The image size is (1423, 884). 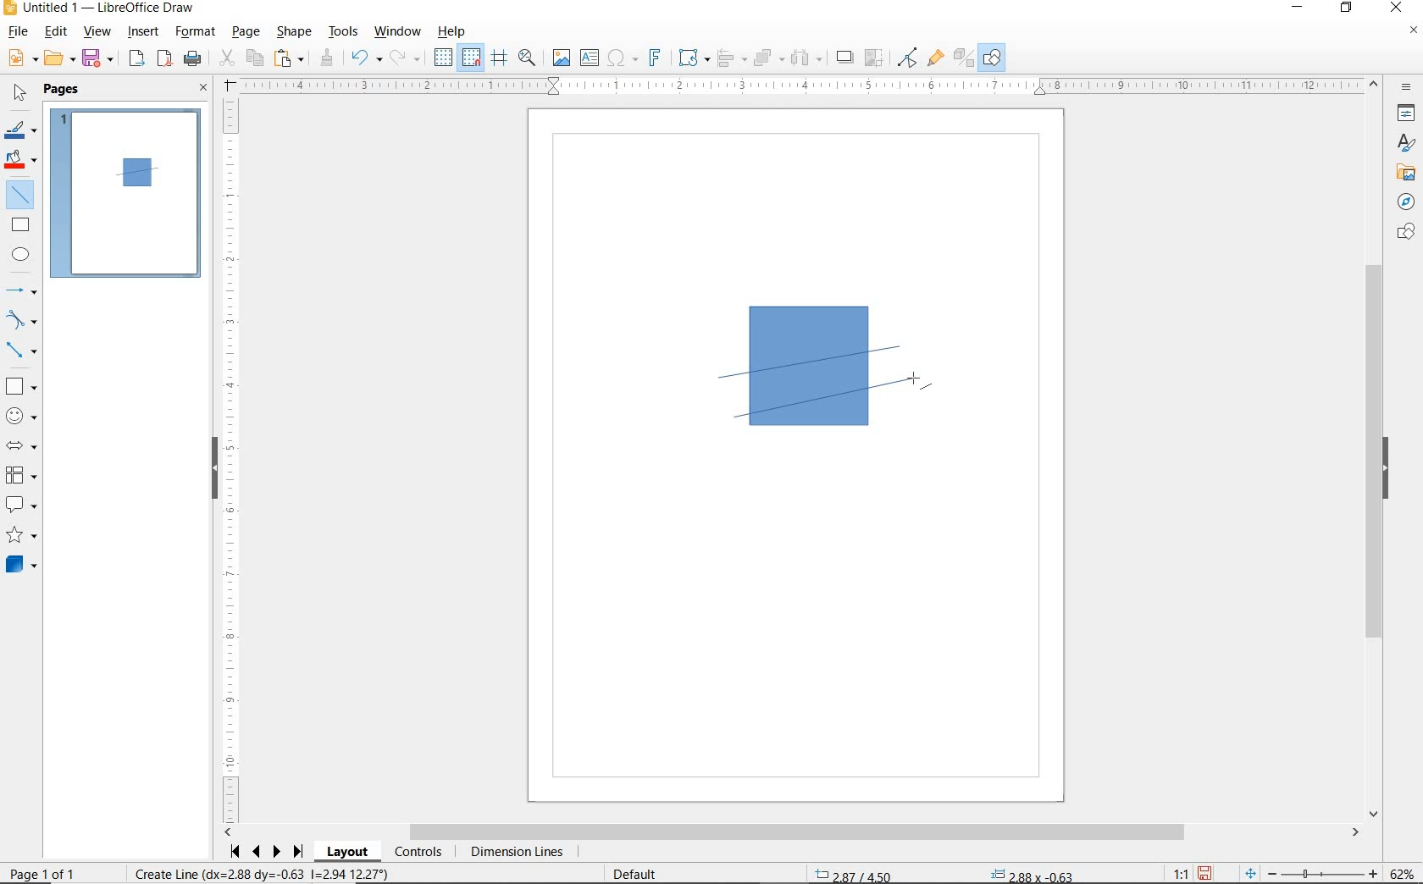 What do you see at coordinates (22, 290) in the screenshot?
I see `LINES AND ARROWS` at bounding box center [22, 290].